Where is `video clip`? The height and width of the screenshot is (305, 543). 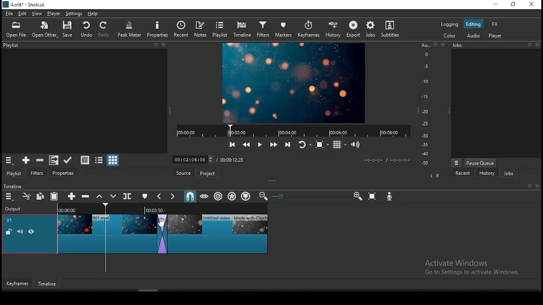 video clip is located at coordinates (106, 233).